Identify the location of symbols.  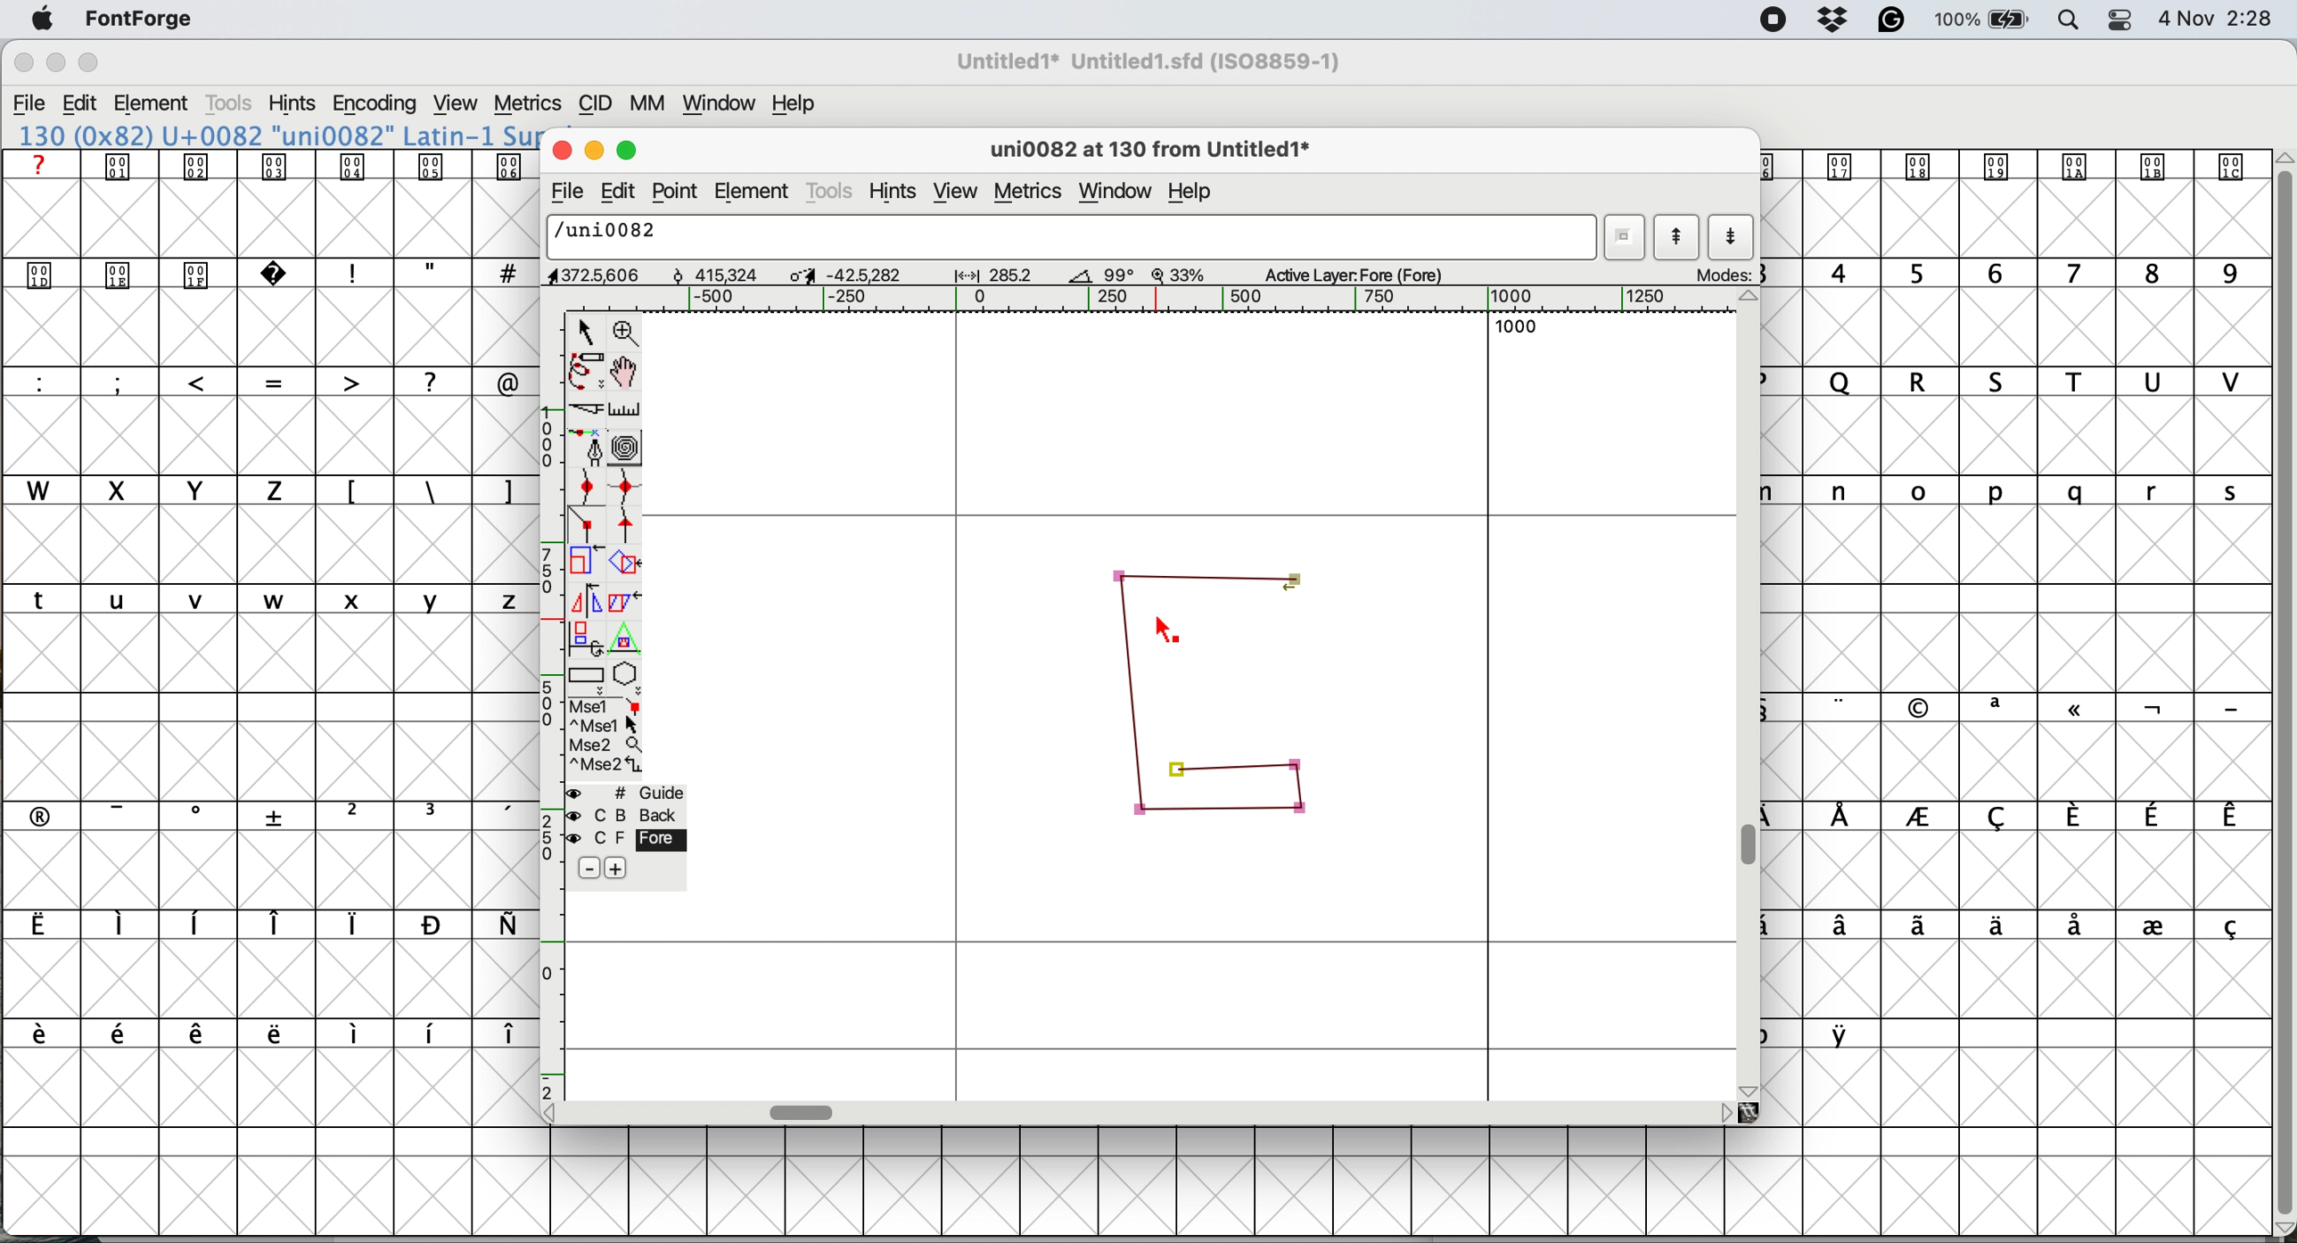
(277, 1034).